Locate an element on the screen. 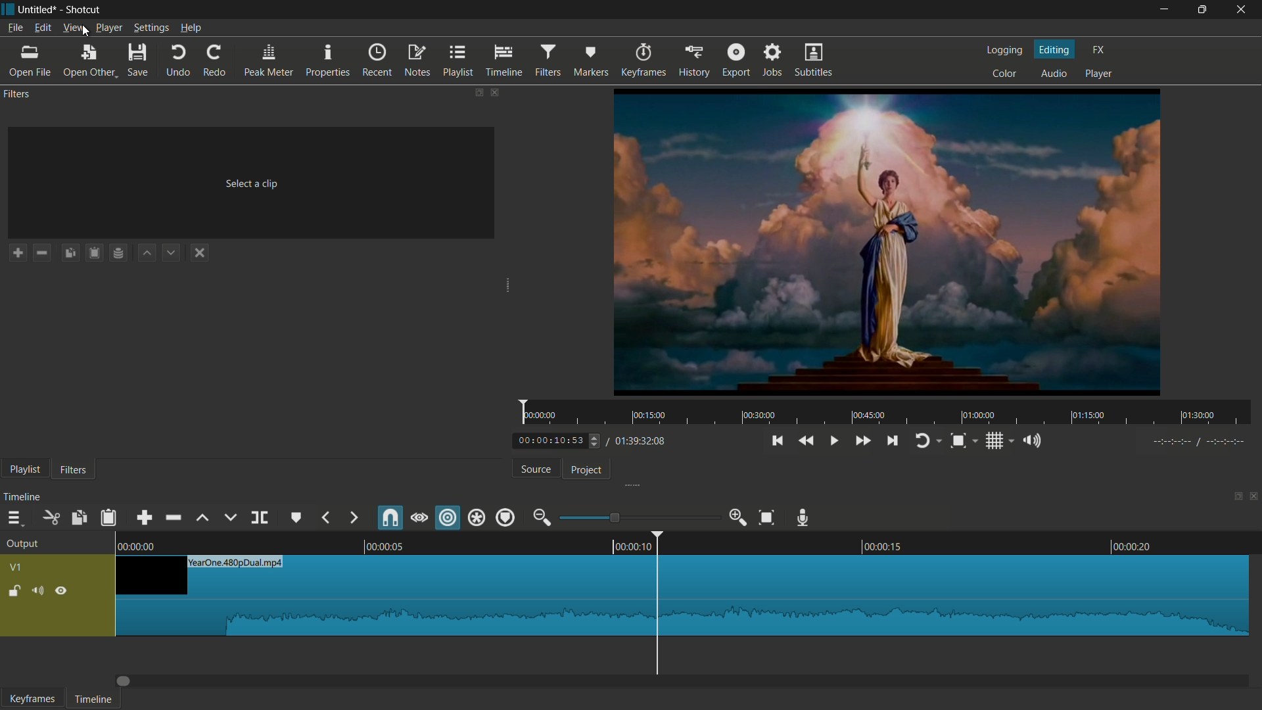 The width and height of the screenshot is (1262, 710). quickly play backward is located at coordinates (805, 441).